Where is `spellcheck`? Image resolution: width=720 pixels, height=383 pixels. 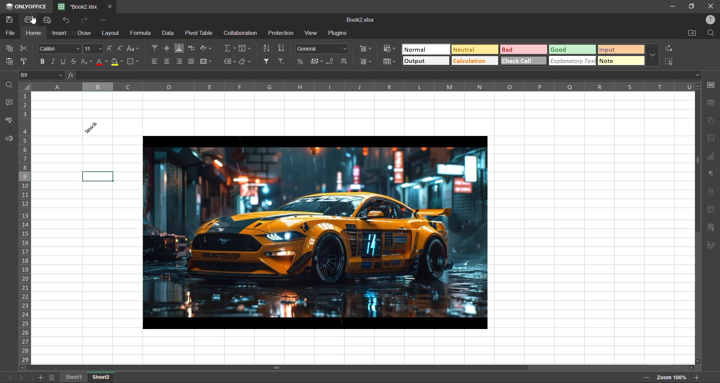
spellcheck is located at coordinates (8, 122).